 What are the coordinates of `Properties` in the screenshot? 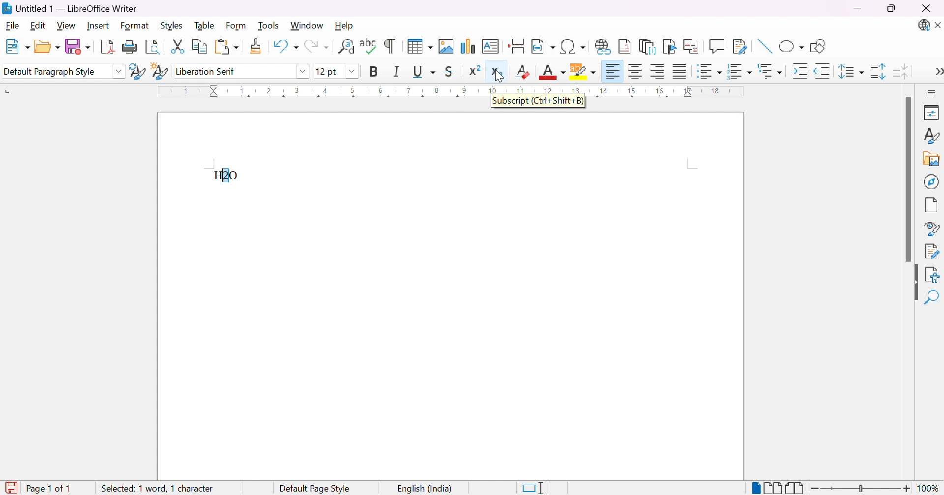 It's located at (933, 112).